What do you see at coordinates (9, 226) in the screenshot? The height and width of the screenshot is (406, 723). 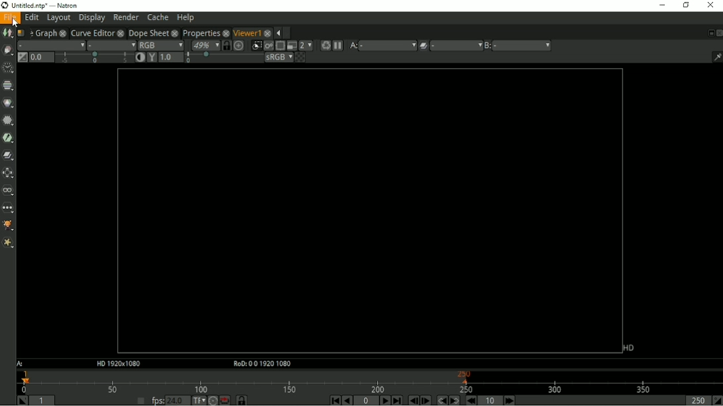 I see `GMIC` at bounding box center [9, 226].